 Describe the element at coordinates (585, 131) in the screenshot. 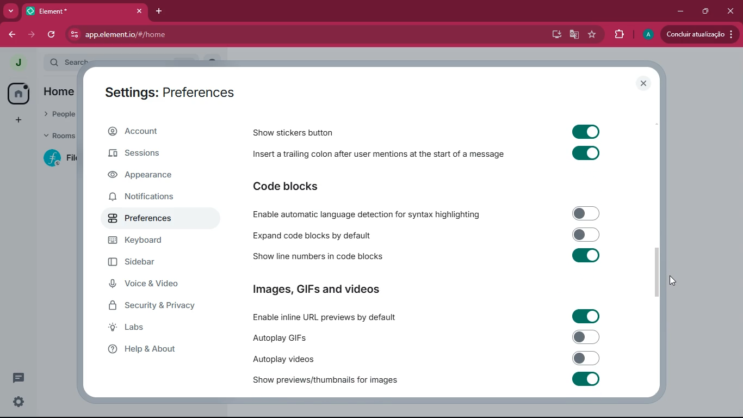

I see `` at that location.